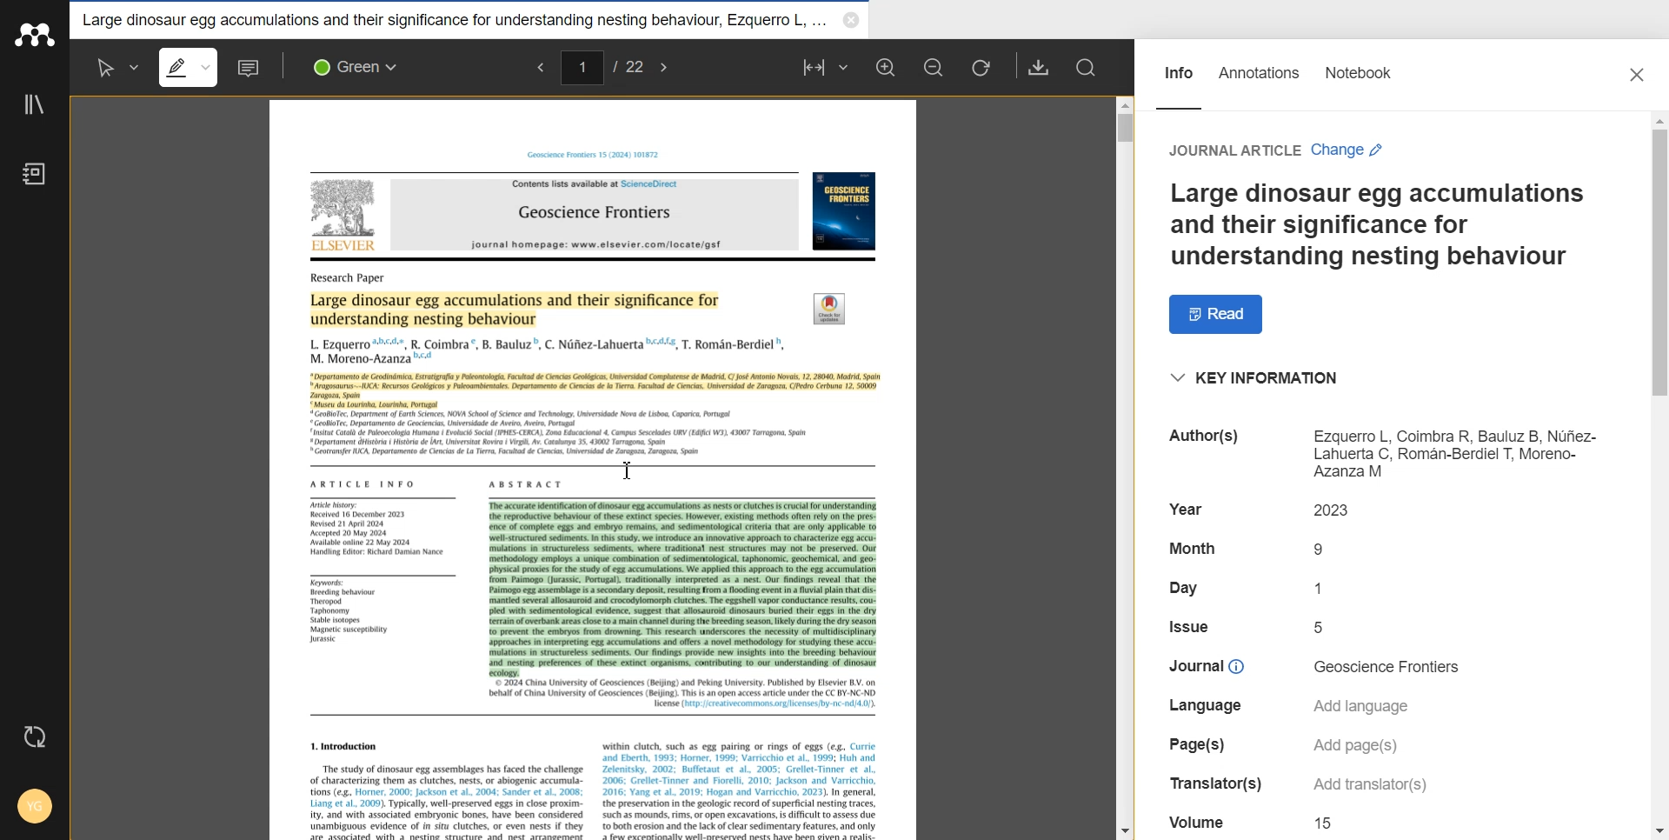 The height and width of the screenshot is (840, 1669). Describe the element at coordinates (1186, 508) in the screenshot. I see `text` at that location.